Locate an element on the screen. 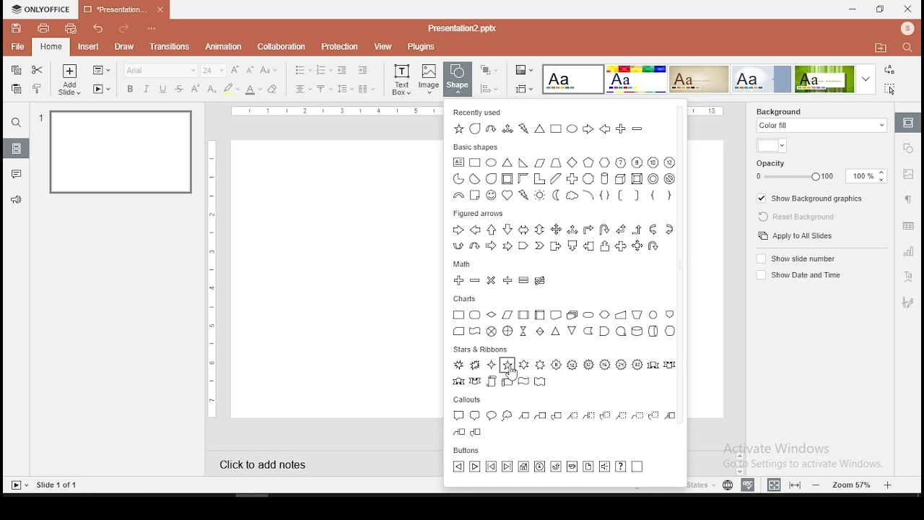 Image resolution: width=924 pixels, height=520 pixels. Cutouts is located at coordinates (562, 422).